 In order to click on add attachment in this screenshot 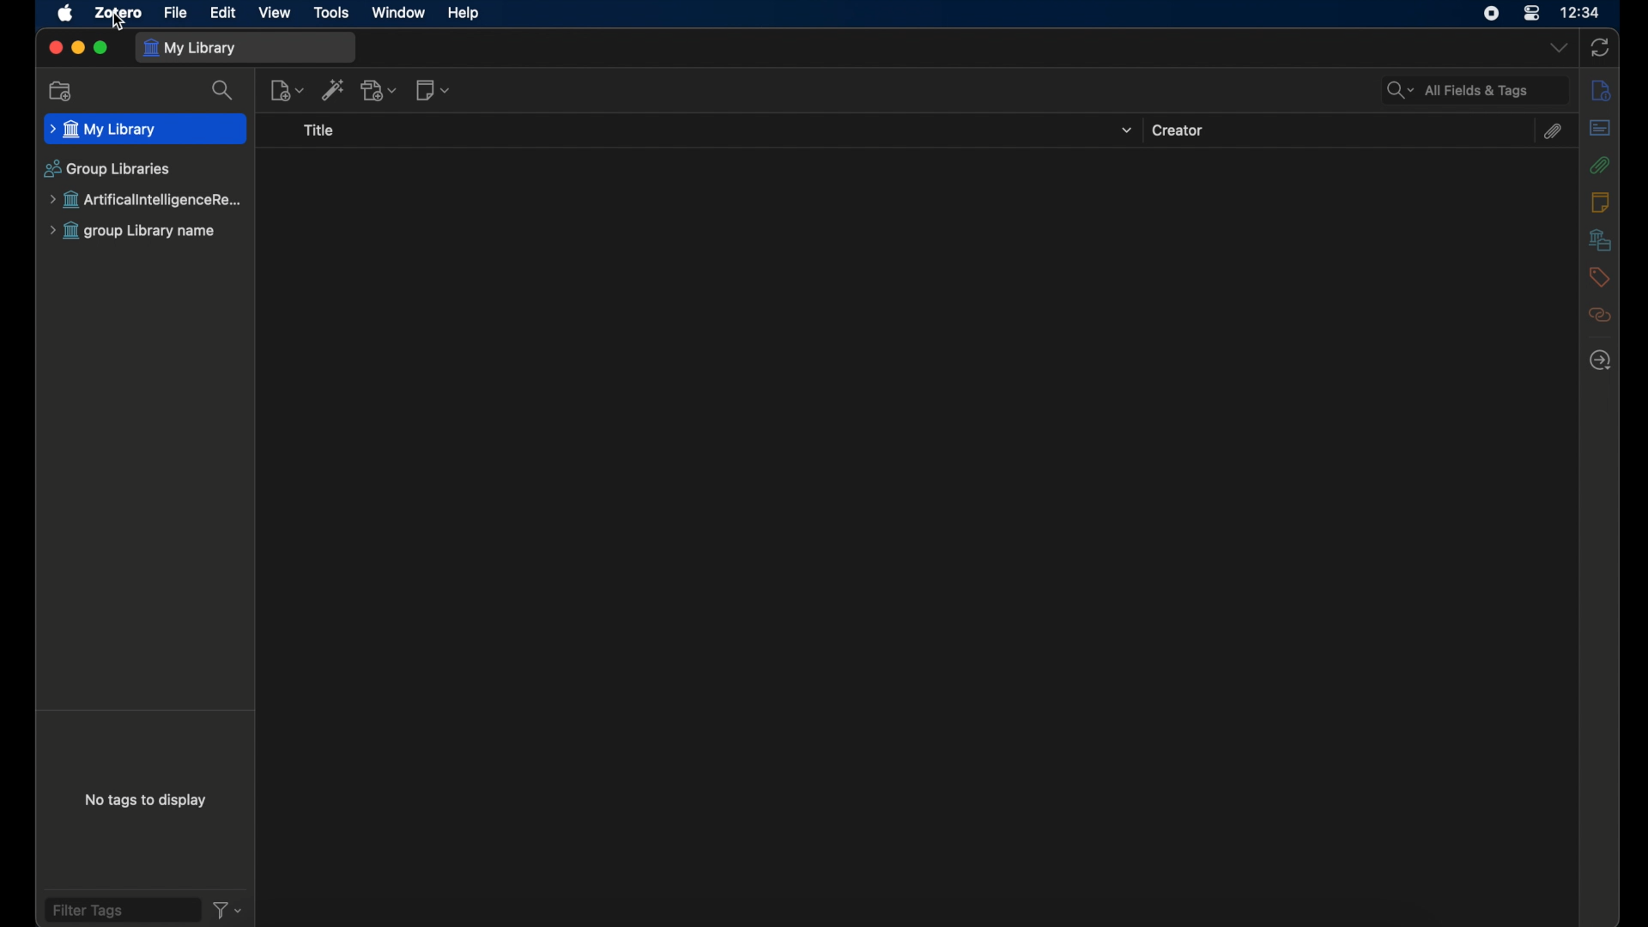, I will do `click(380, 90)`.